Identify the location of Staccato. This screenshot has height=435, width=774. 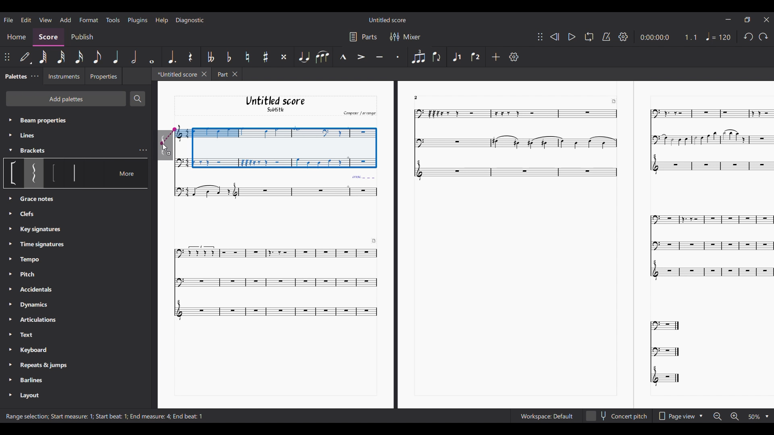
(397, 56).